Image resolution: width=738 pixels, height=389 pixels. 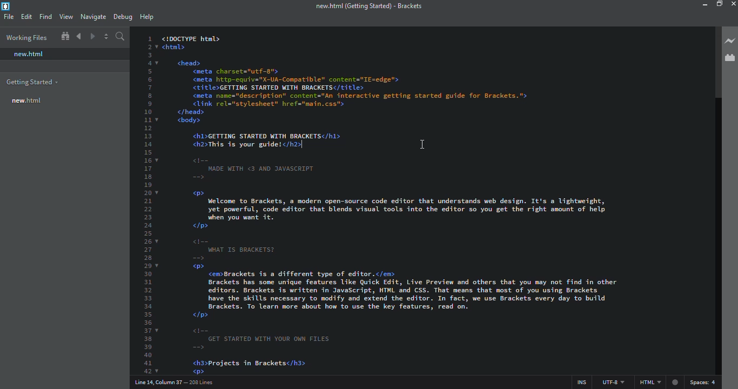 What do you see at coordinates (715, 66) in the screenshot?
I see `scroll bar` at bounding box center [715, 66].